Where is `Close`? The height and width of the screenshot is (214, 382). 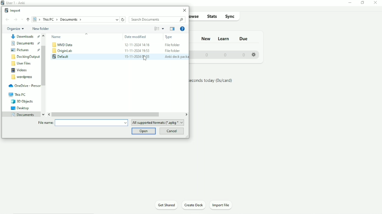
Close is located at coordinates (376, 3).